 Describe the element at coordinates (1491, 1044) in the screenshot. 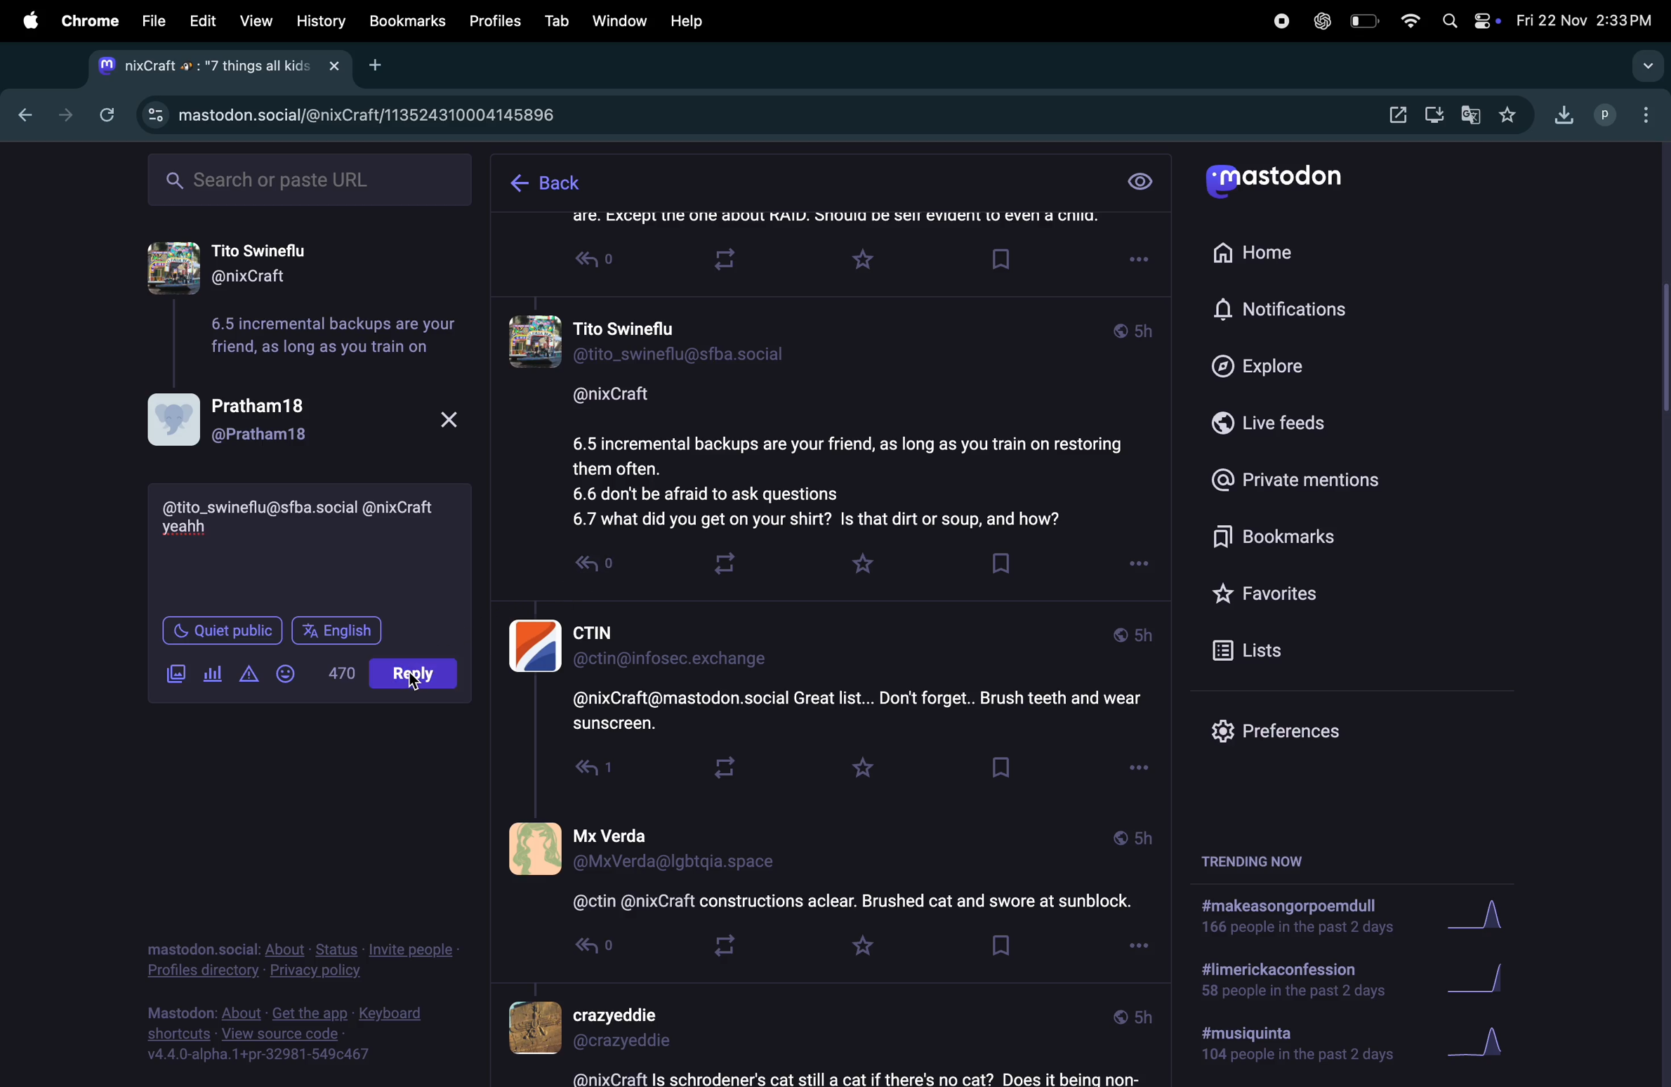

I see `graph` at that location.